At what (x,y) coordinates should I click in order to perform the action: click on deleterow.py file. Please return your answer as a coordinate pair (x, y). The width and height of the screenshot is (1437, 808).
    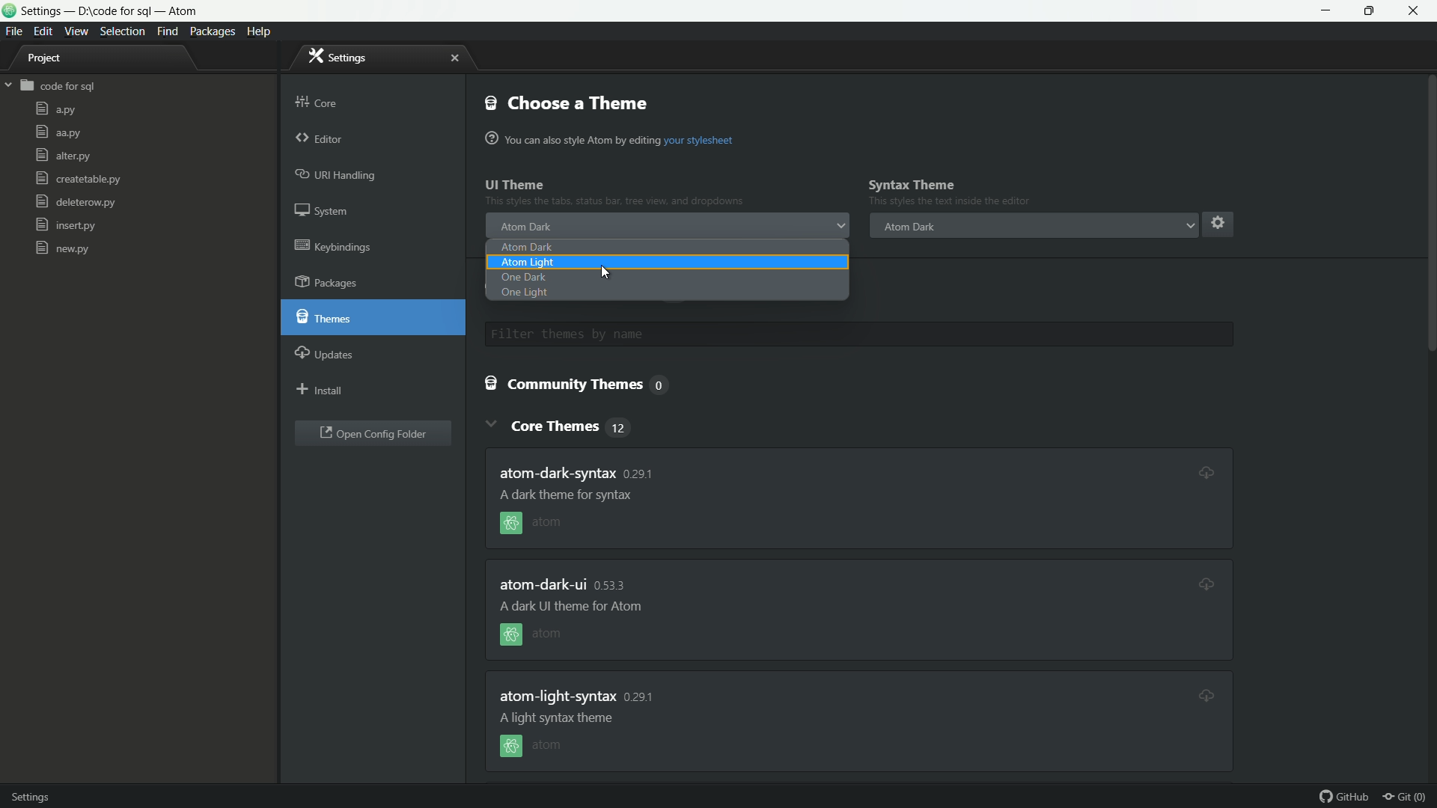
    Looking at the image, I should click on (75, 203).